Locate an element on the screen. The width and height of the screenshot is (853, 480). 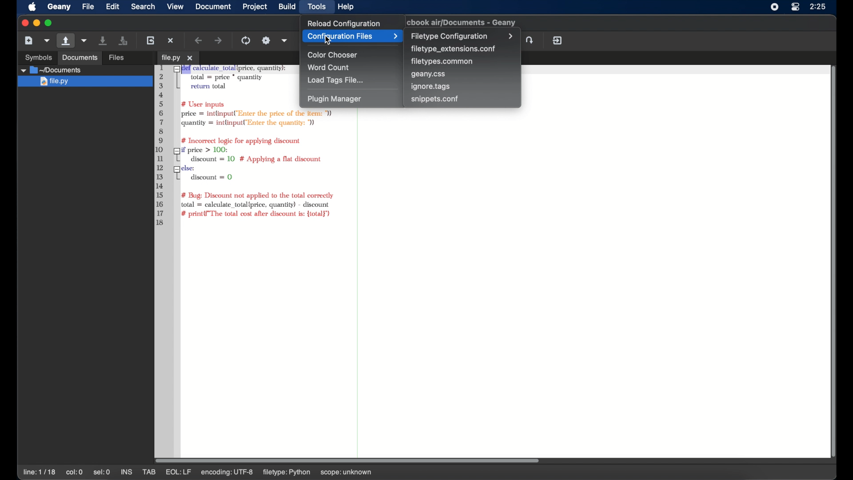
view is located at coordinates (175, 7).